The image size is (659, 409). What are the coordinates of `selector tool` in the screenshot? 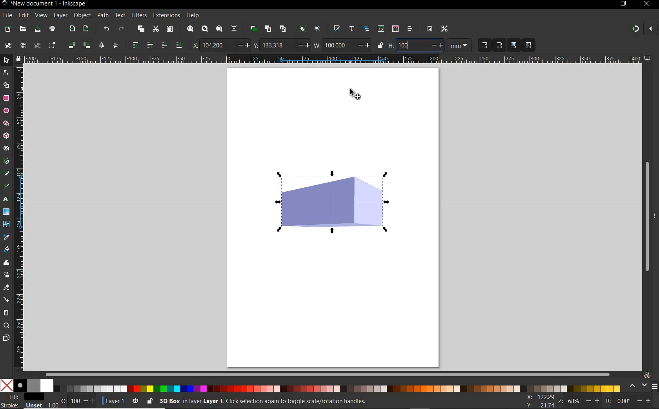 It's located at (7, 60).